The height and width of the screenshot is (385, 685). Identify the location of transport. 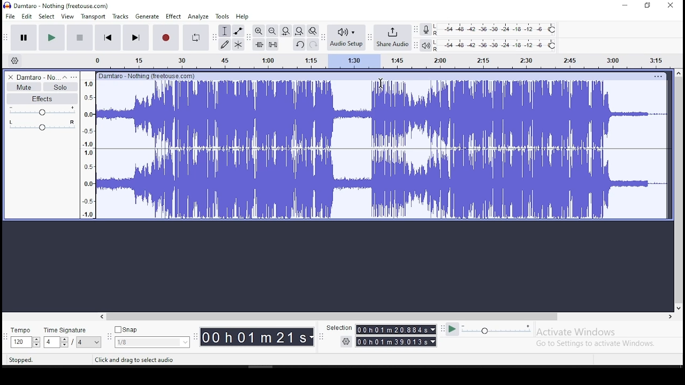
(93, 17).